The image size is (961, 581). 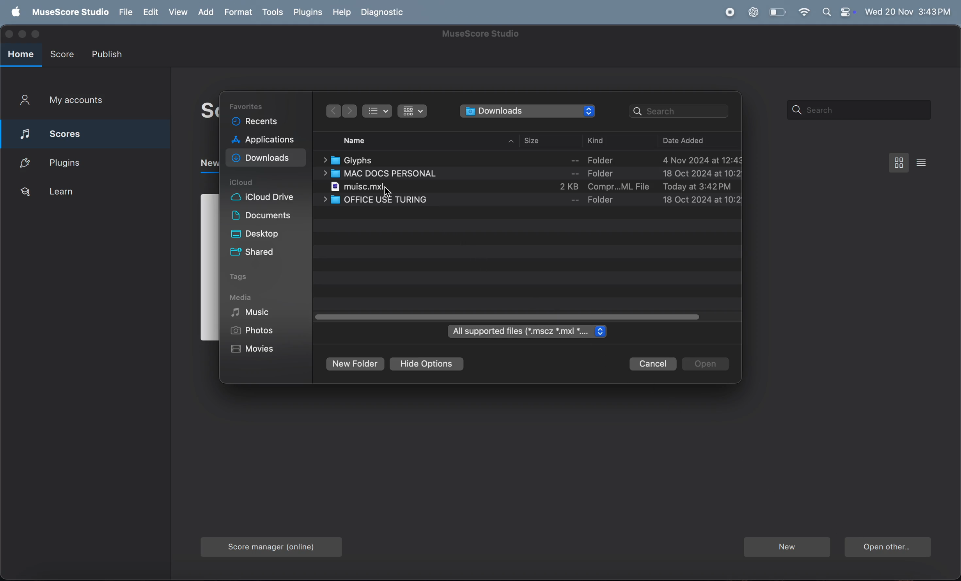 I want to click on musescore studio, so click(x=70, y=12).